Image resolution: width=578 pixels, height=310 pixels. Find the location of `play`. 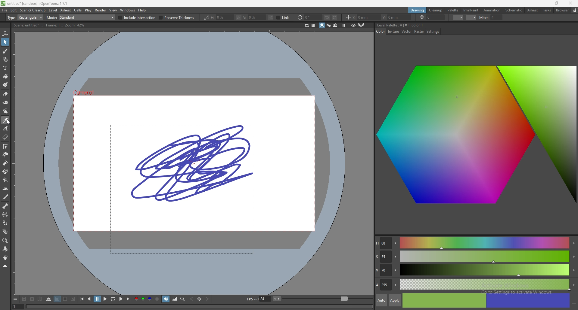

play is located at coordinates (105, 299).